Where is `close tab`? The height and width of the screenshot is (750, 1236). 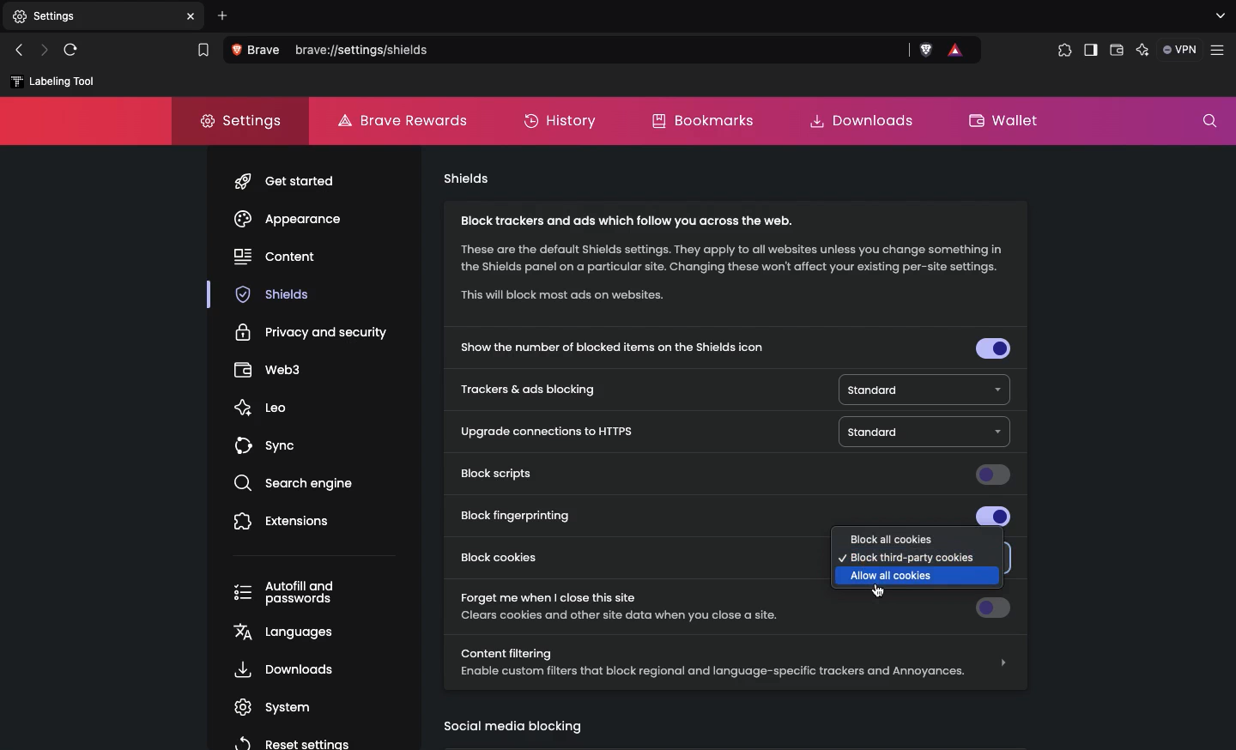
close tab is located at coordinates (192, 16).